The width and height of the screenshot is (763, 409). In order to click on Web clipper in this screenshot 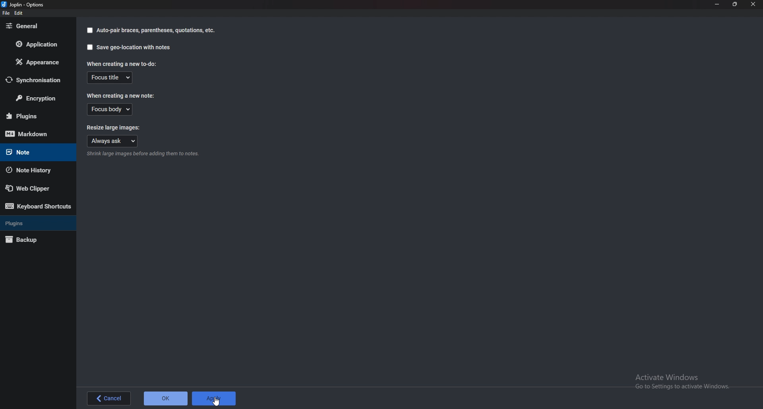, I will do `click(34, 188)`.